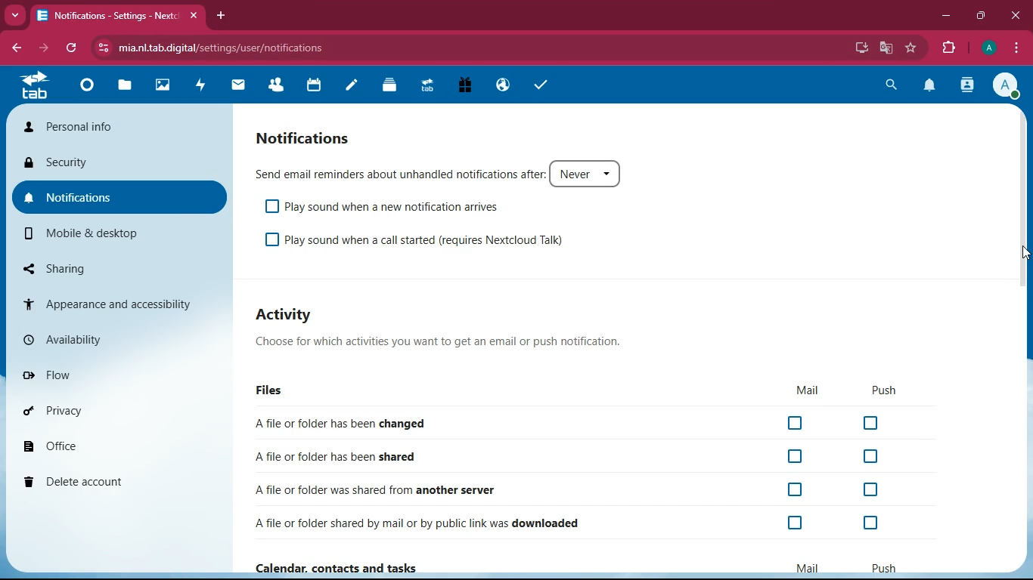  I want to click on Drop down, so click(612, 174).